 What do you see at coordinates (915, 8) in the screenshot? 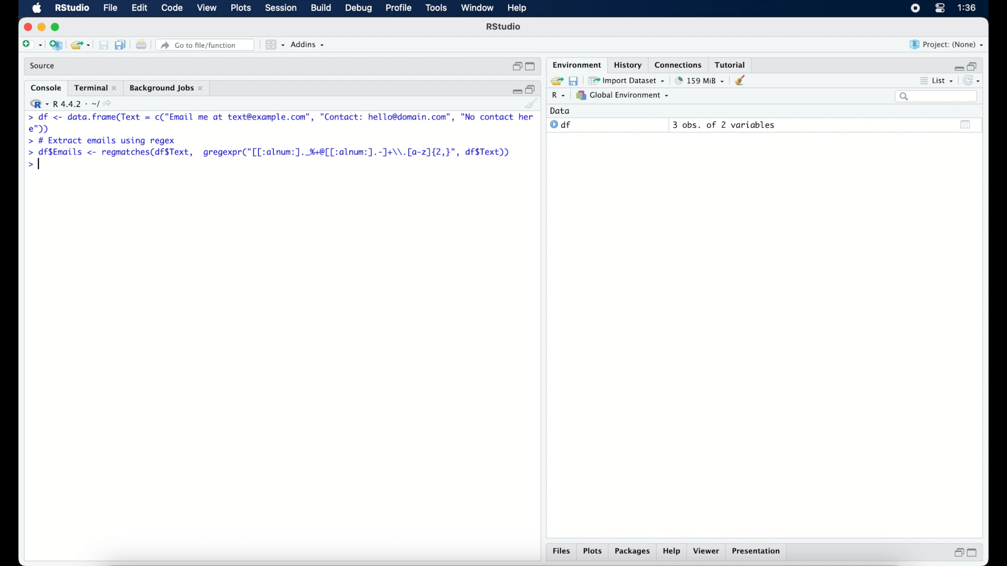
I see `screen recorder icon` at bounding box center [915, 8].